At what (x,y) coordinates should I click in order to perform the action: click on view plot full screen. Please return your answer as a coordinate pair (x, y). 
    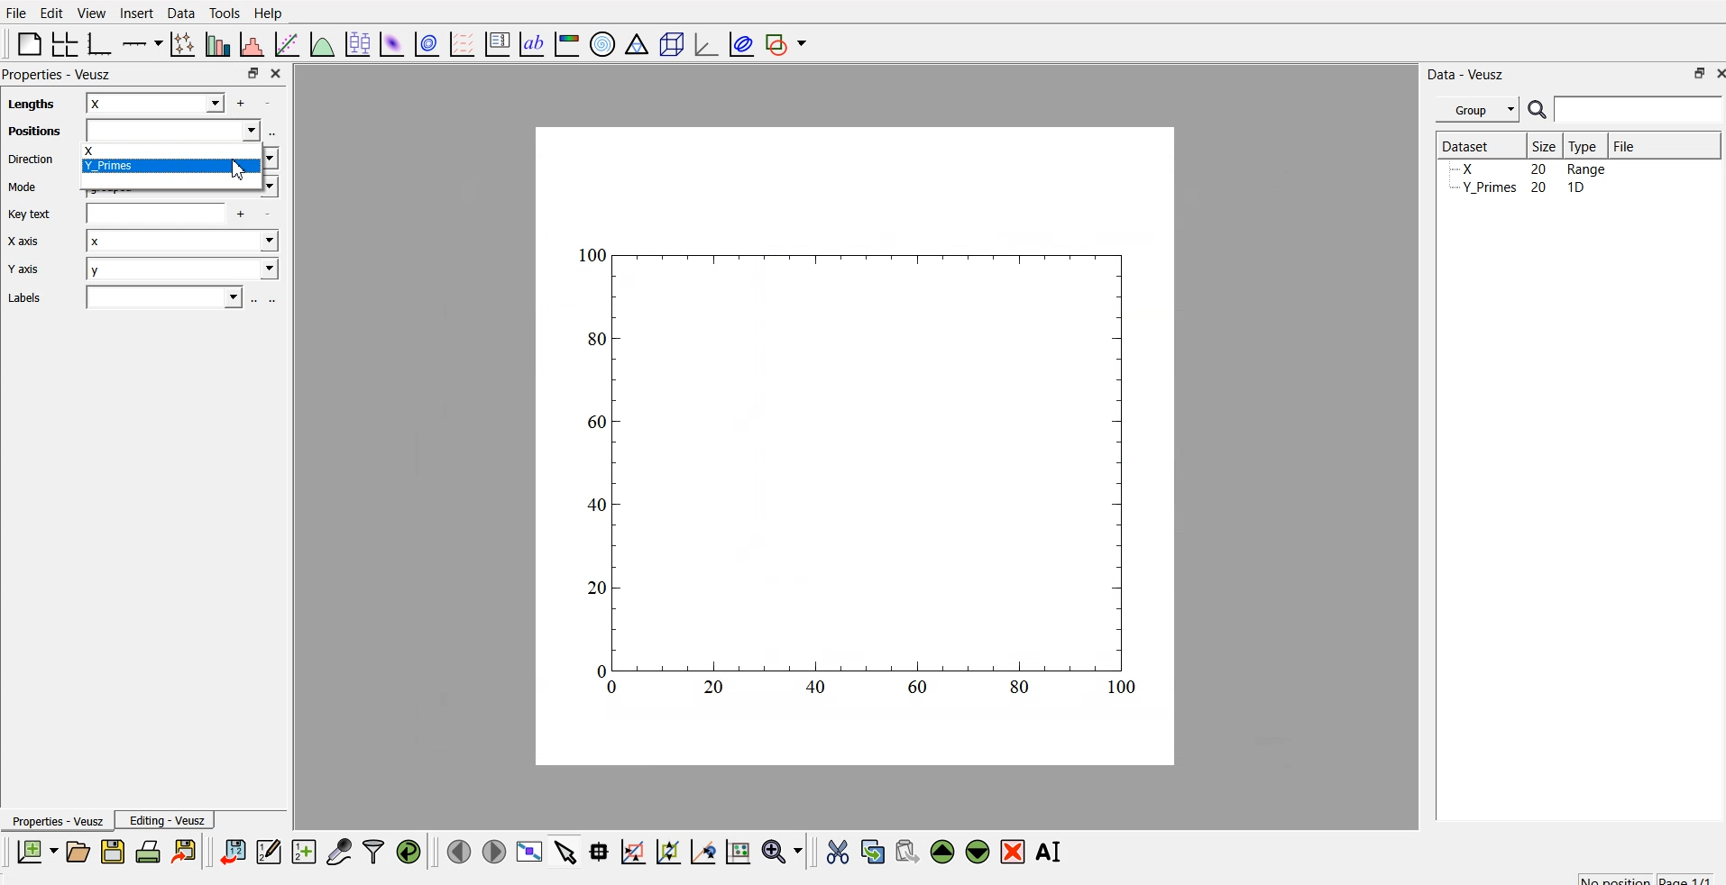
    Looking at the image, I should click on (530, 851).